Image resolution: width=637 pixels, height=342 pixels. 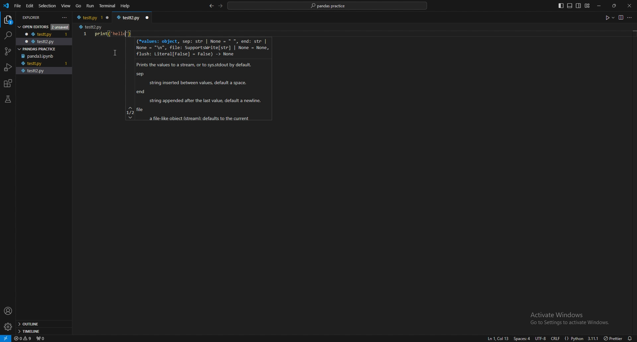 I want to click on edit, so click(x=31, y=6).